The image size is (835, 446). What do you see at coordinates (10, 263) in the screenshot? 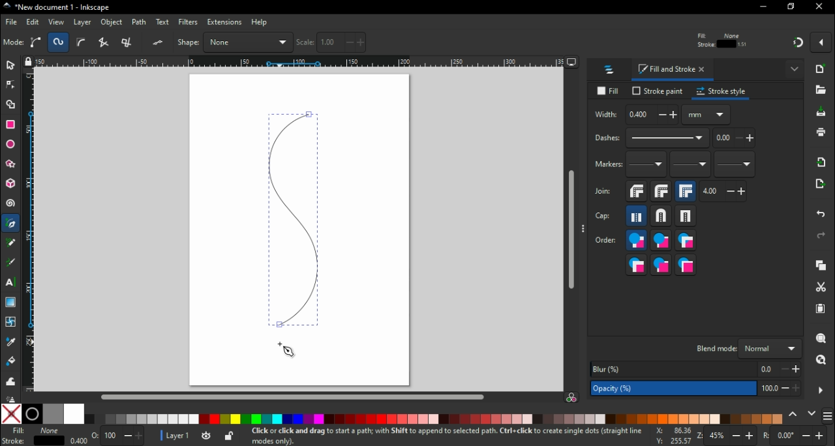
I see `calligraphy tool` at bounding box center [10, 263].